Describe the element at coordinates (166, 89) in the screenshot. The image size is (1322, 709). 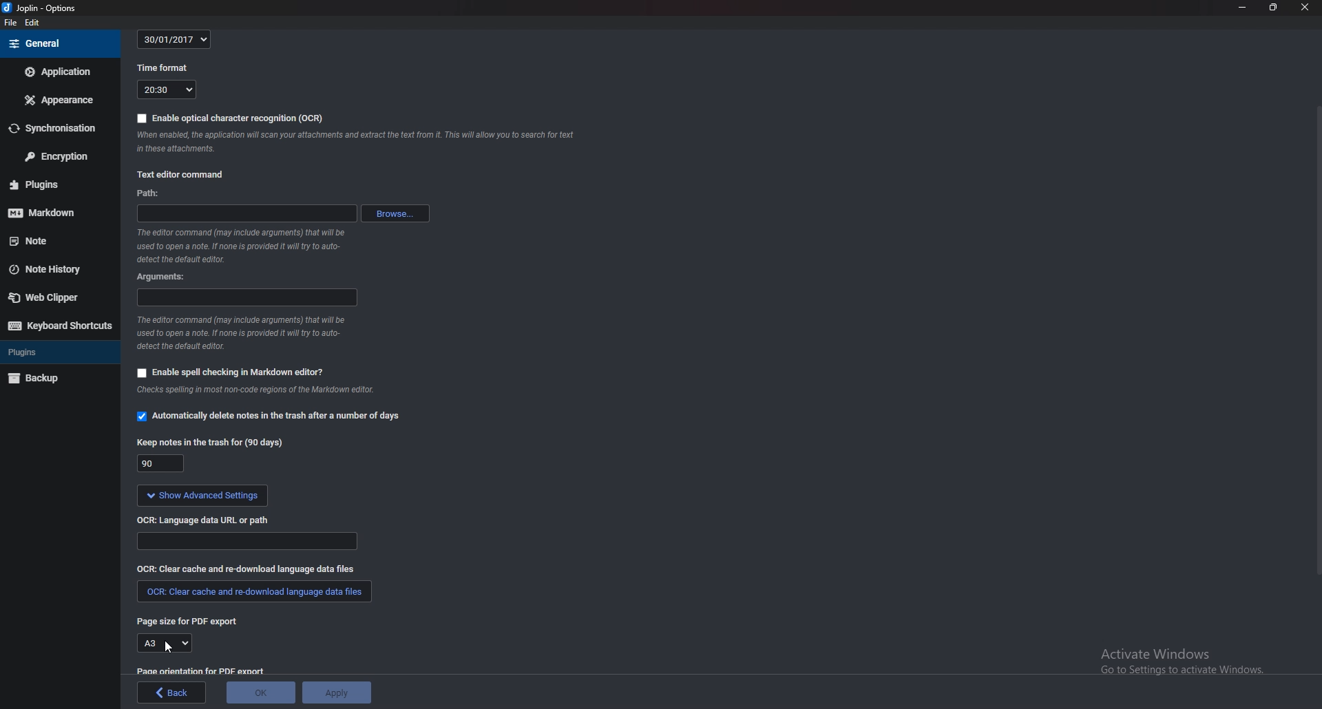
I see `20:30` at that location.